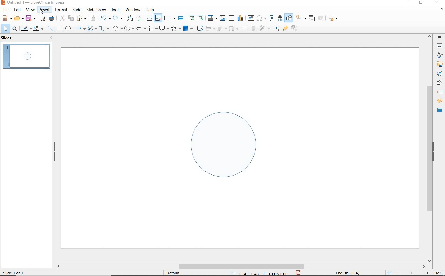  What do you see at coordinates (209, 28) in the screenshot?
I see `align objects` at bounding box center [209, 28].